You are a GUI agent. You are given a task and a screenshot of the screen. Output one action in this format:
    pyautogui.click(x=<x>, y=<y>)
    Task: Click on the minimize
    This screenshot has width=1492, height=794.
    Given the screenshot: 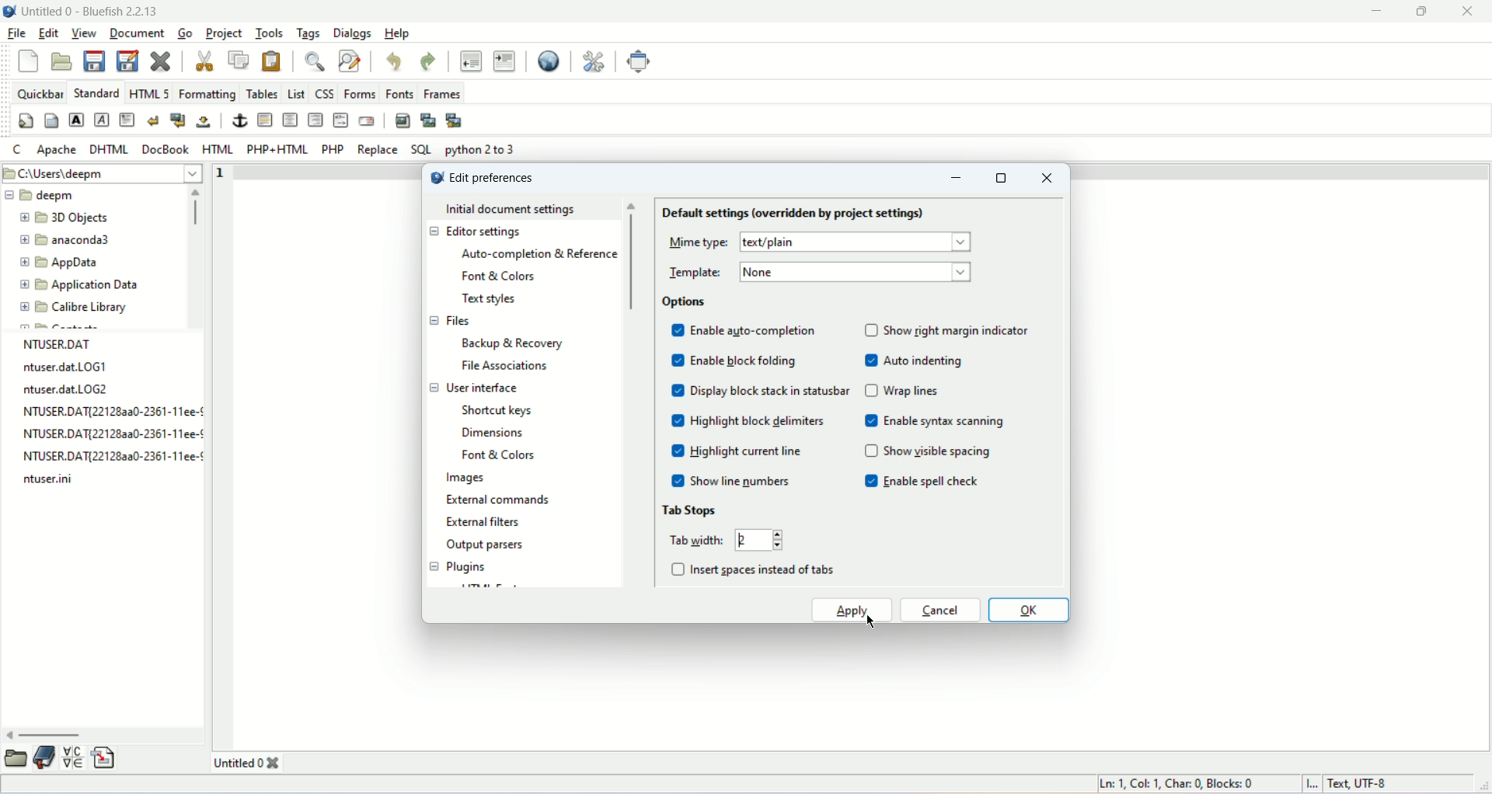 What is the action you would take?
    pyautogui.click(x=1373, y=12)
    